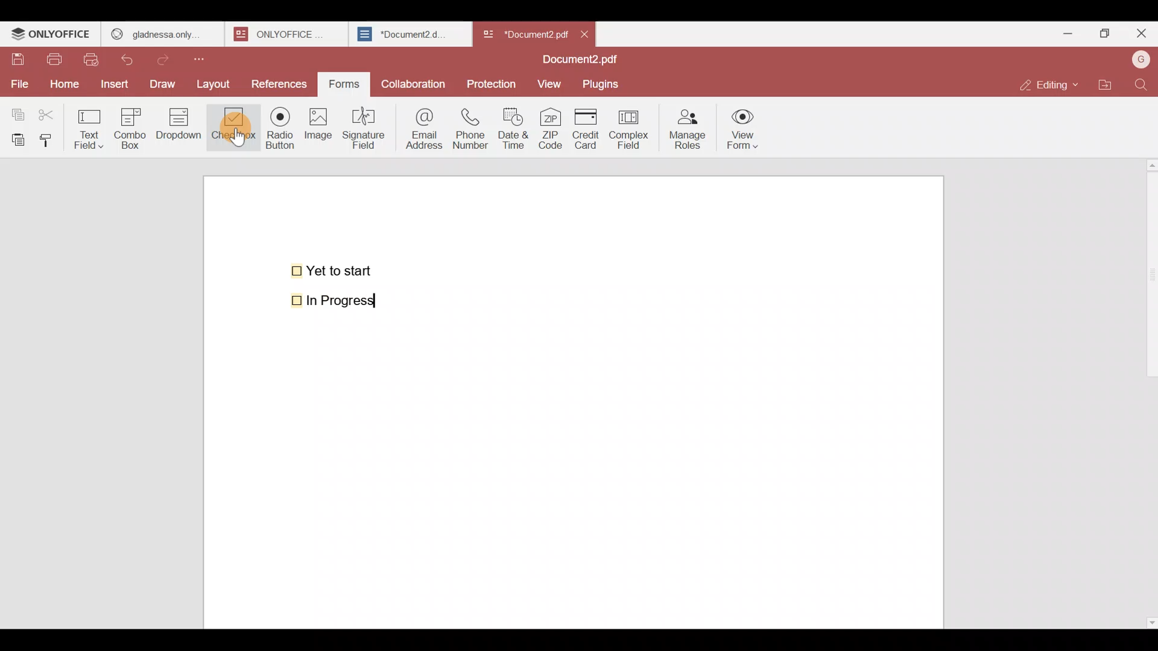 The height and width of the screenshot is (651, 1158). What do you see at coordinates (218, 83) in the screenshot?
I see `Layout` at bounding box center [218, 83].